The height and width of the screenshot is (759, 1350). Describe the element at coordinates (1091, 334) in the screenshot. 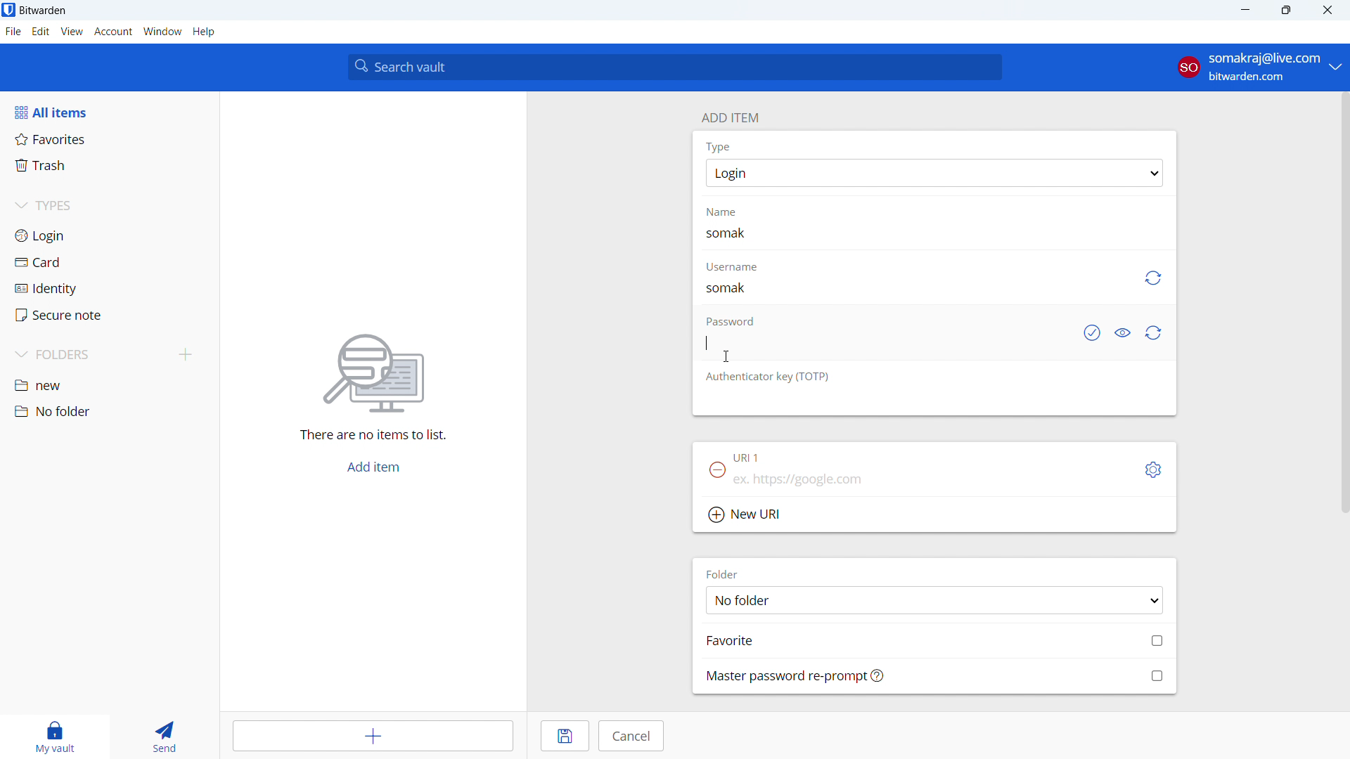

I see `check if password has been exposed` at that location.